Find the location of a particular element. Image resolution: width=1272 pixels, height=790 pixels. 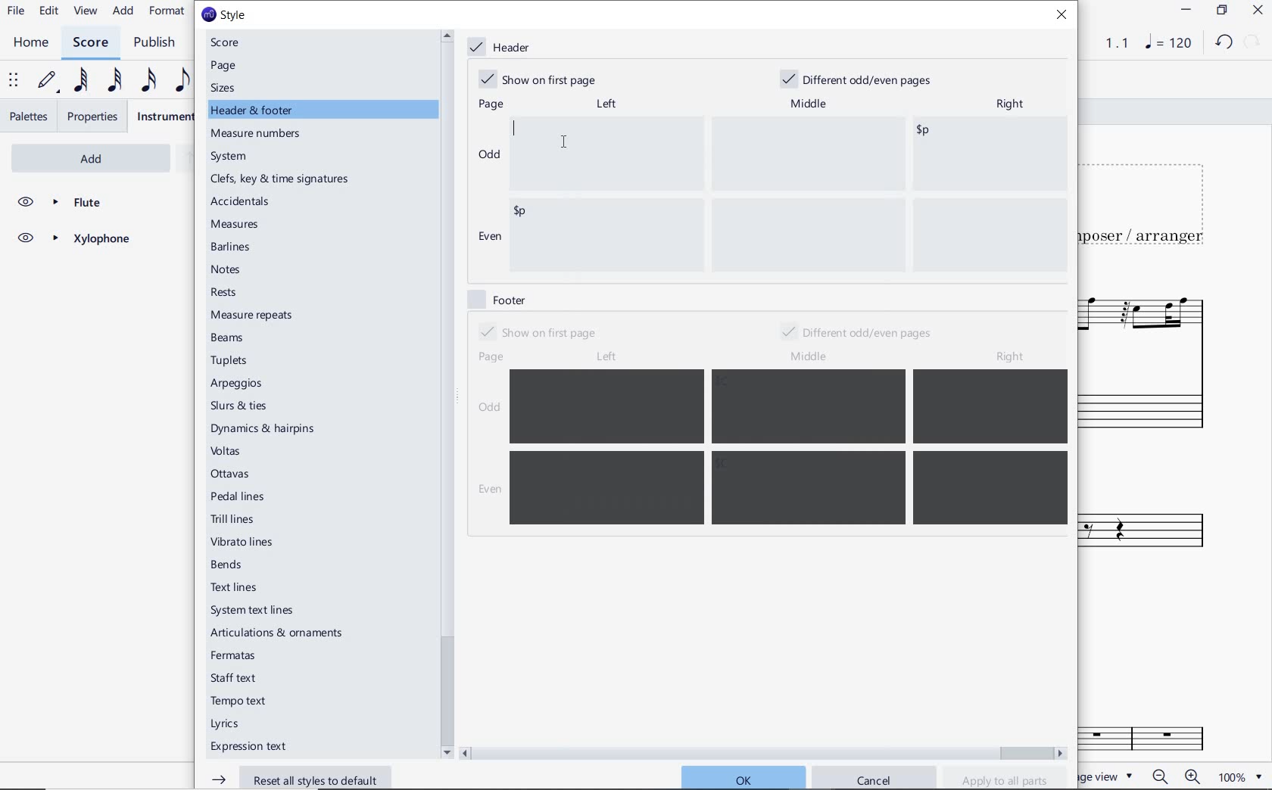

articulations & ornaments is located at coordinates (281, 634).